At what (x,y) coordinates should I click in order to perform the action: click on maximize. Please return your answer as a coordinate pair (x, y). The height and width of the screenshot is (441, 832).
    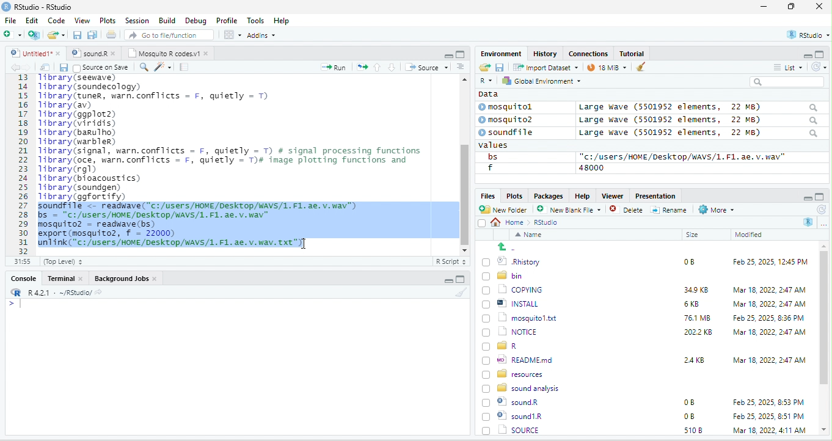
    Looking at the image, I should click on (794, 7).